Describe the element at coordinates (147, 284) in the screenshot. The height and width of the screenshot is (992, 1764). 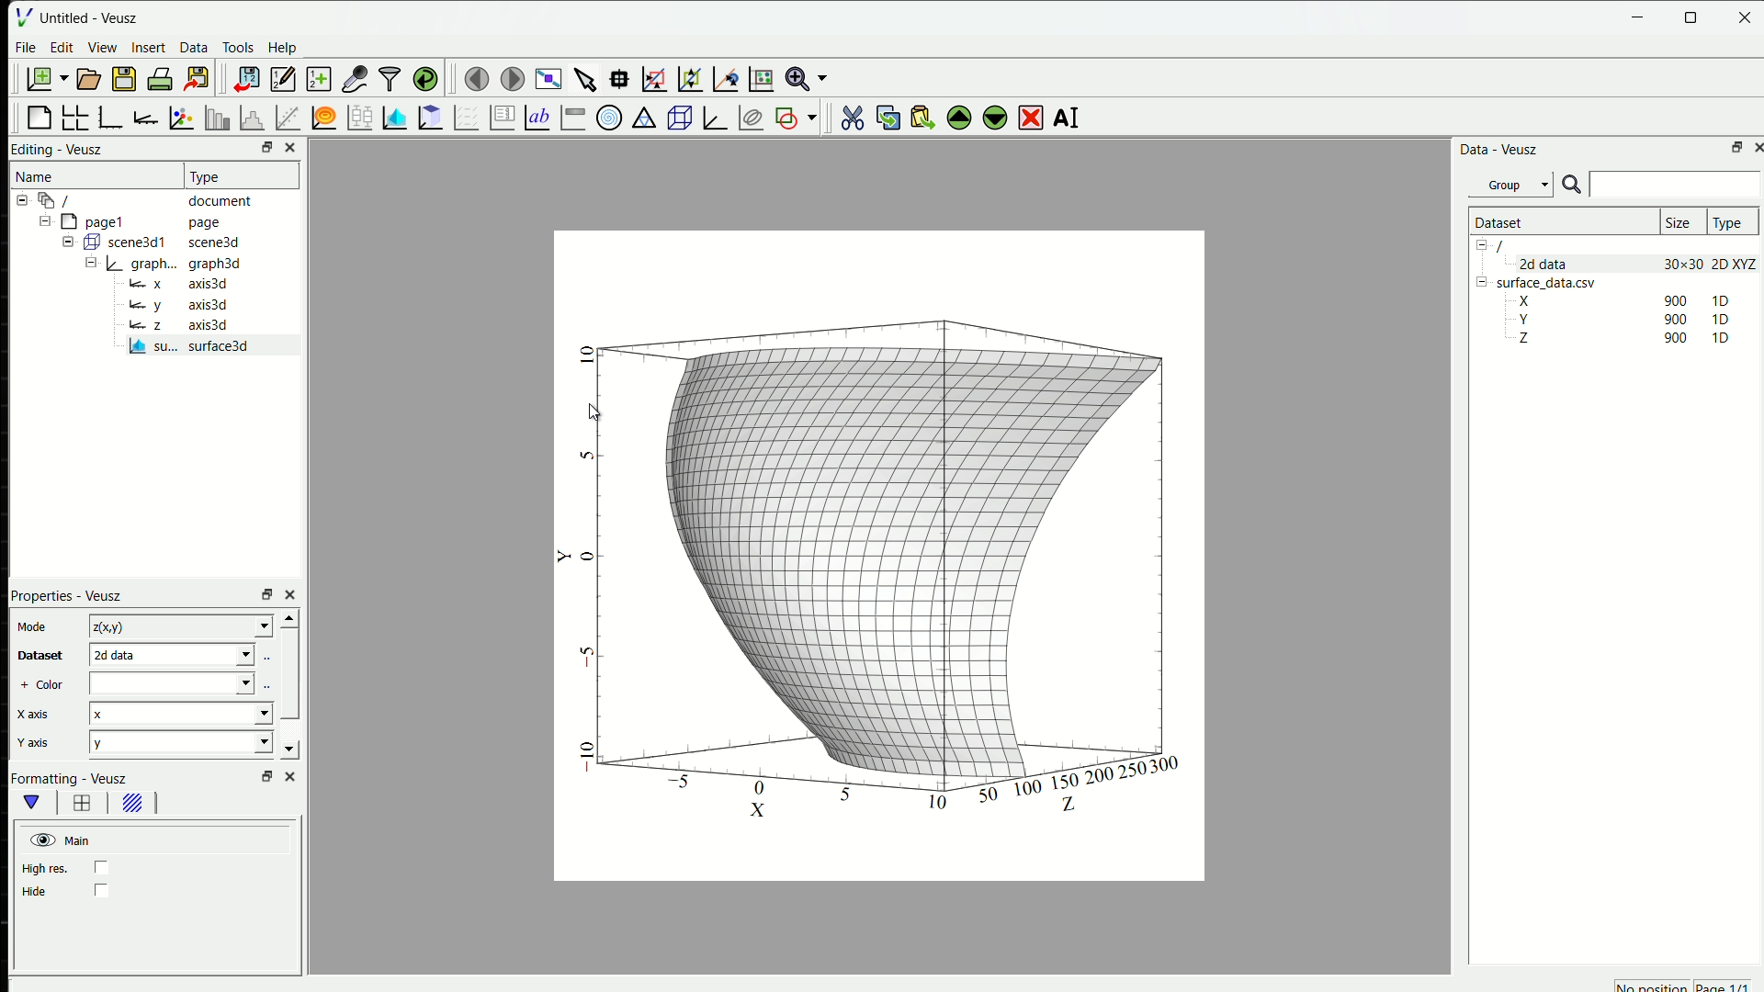
I see `x` at that location.